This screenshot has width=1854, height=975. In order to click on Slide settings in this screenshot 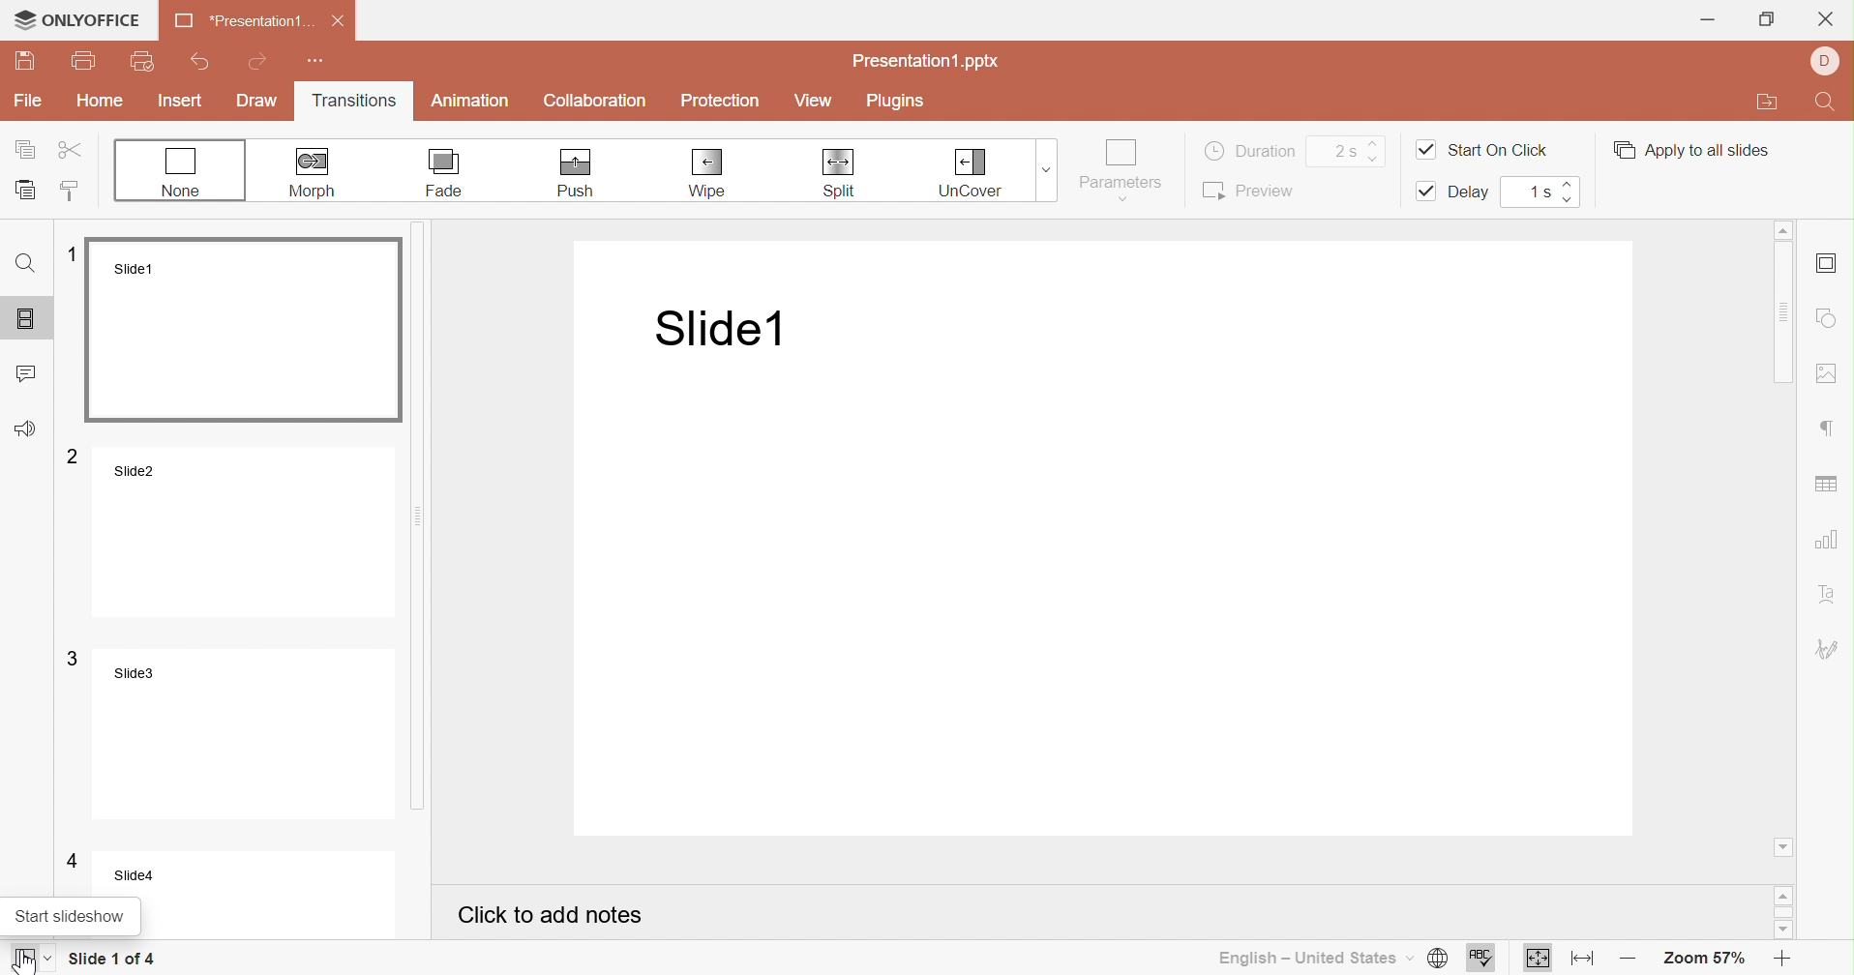, I will do `click(1825, 264)`.